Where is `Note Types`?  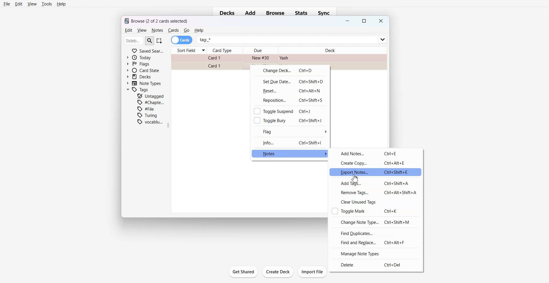
Note Types is located at coordinates (144, 83).